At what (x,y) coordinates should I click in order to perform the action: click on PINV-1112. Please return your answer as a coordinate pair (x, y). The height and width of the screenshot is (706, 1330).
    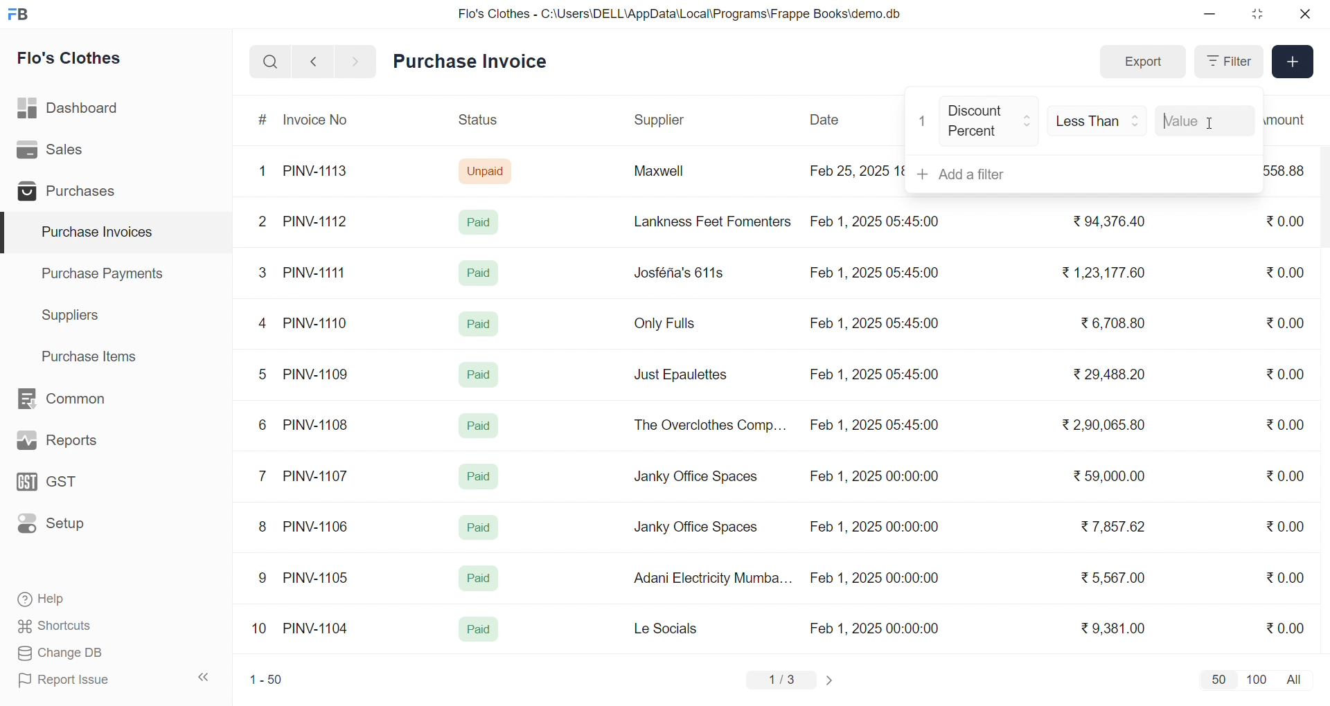
    Looking at the image, I should click on (315, 222).